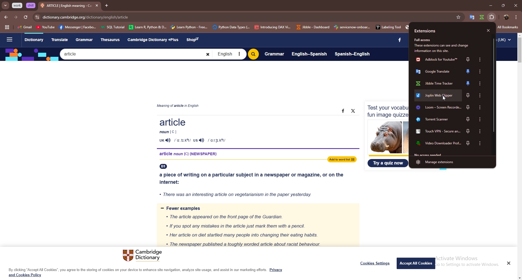  I want to click on resize, so click(503, 5).